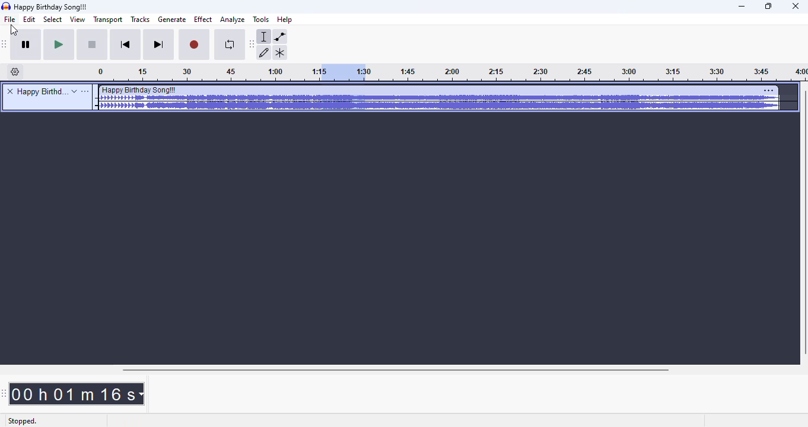  Describe the element at coordinates (260, 20) in the screenshot. I see `tools` at that location.